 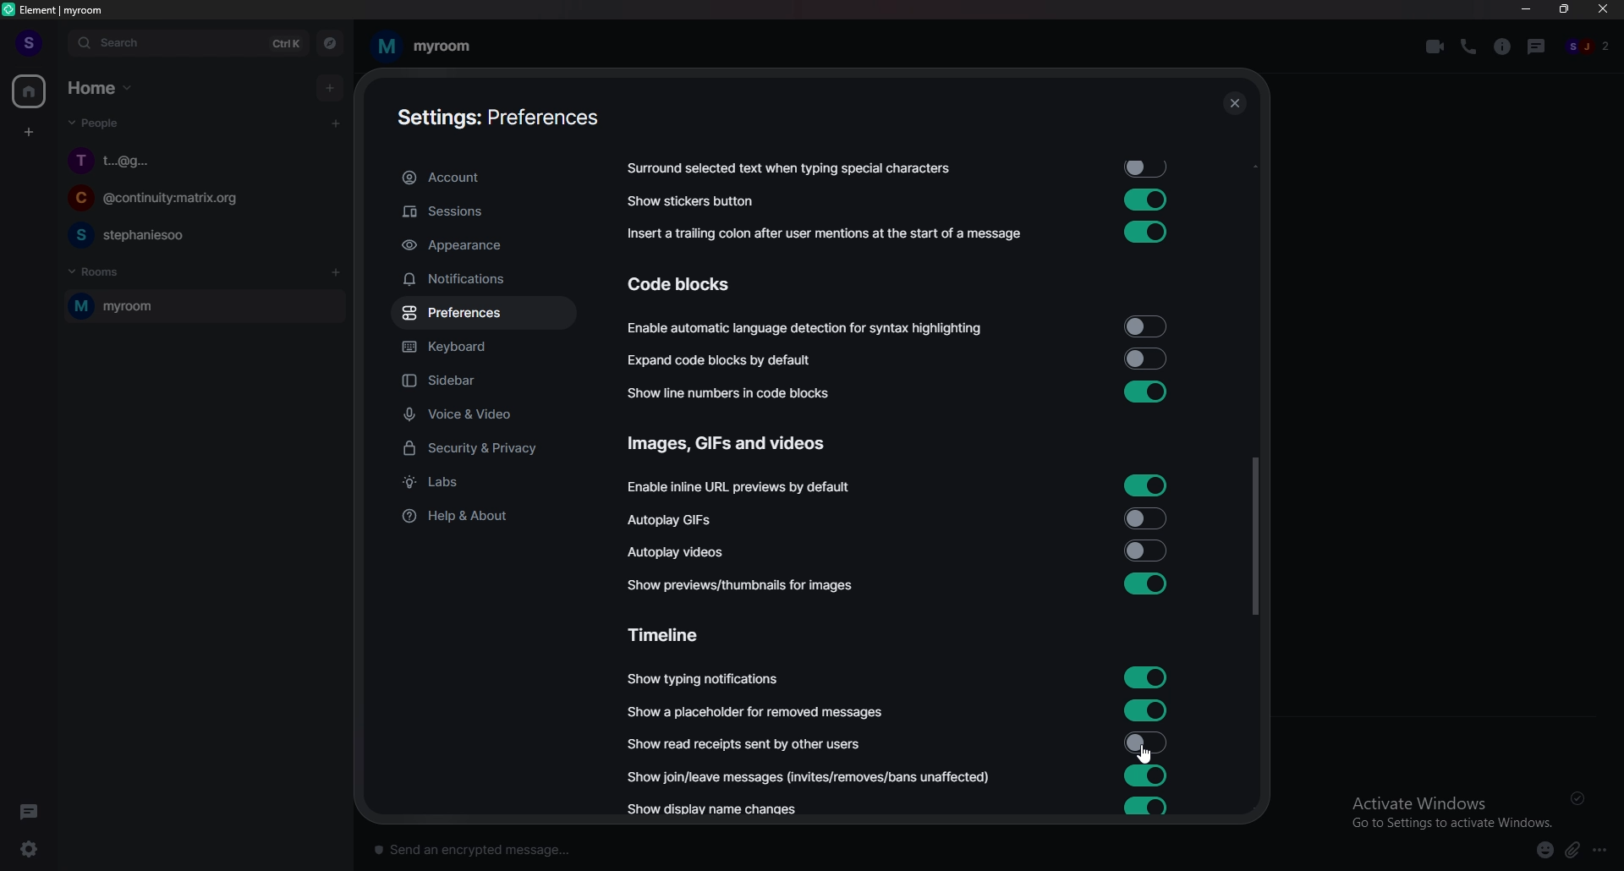 I want to click on show previews for images, so click(x=747, y=585).